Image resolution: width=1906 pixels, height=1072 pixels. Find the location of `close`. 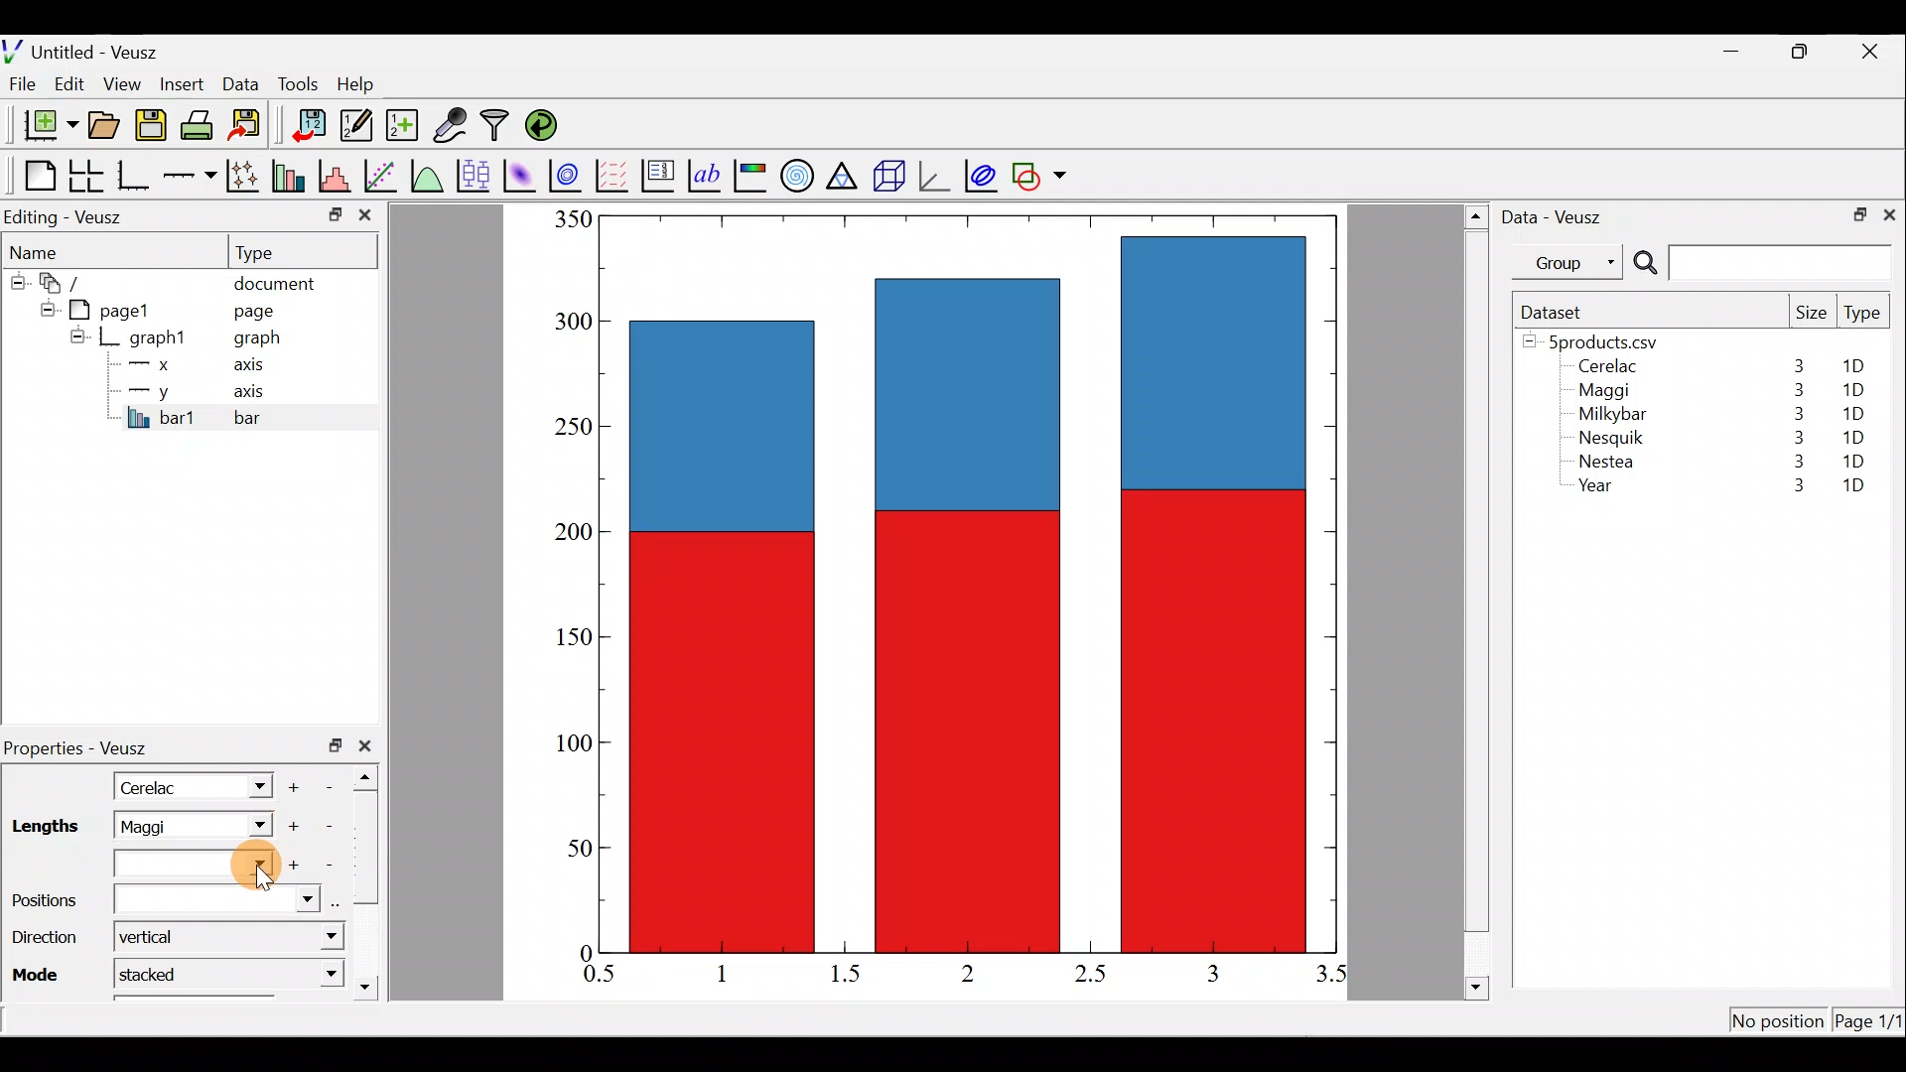

close is located at coordinates (365, 219).